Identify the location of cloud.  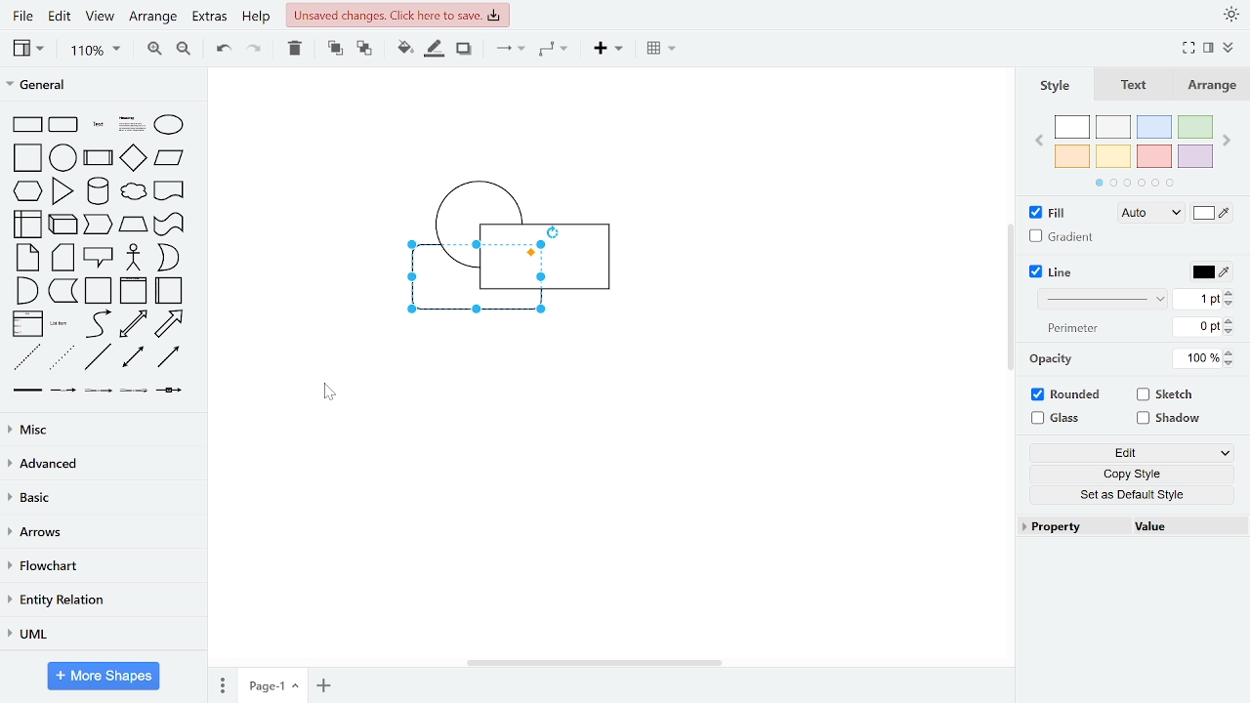
(135, 192).